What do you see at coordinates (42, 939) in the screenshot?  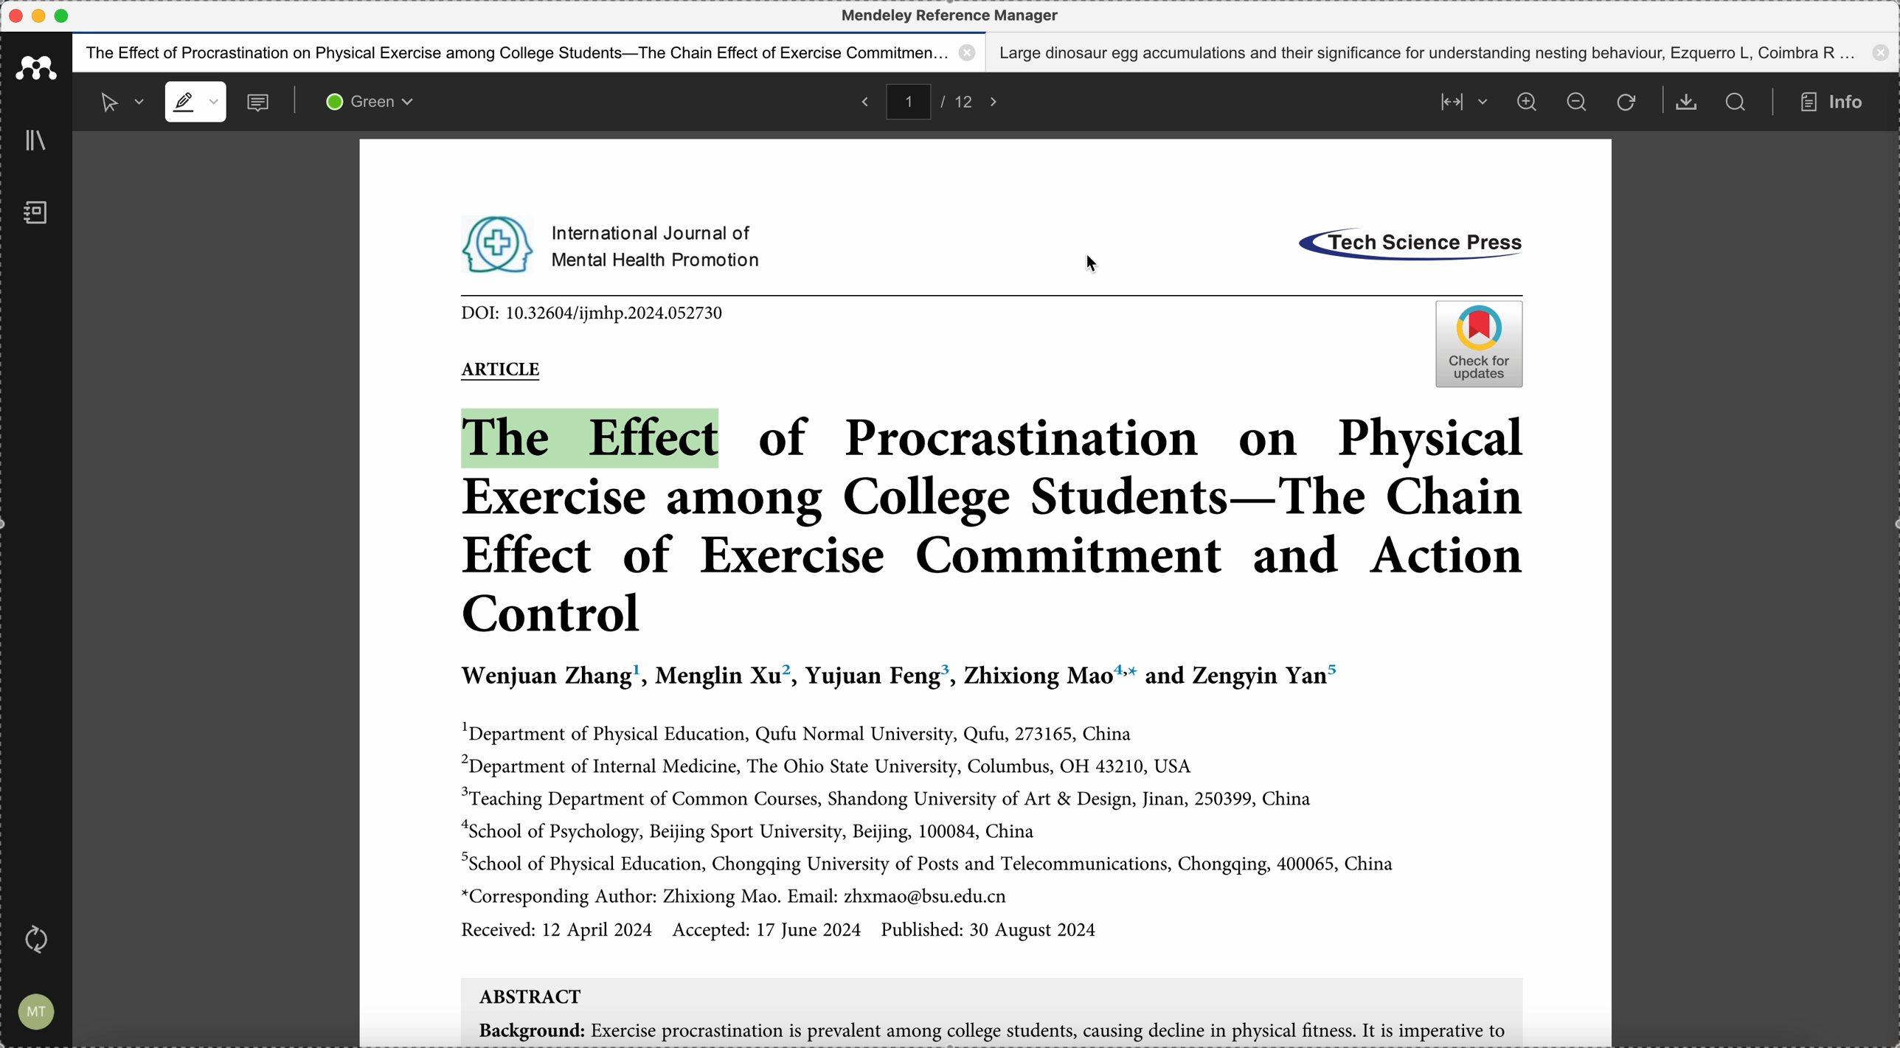 I see `last sync` at bounding box center [42, 939].